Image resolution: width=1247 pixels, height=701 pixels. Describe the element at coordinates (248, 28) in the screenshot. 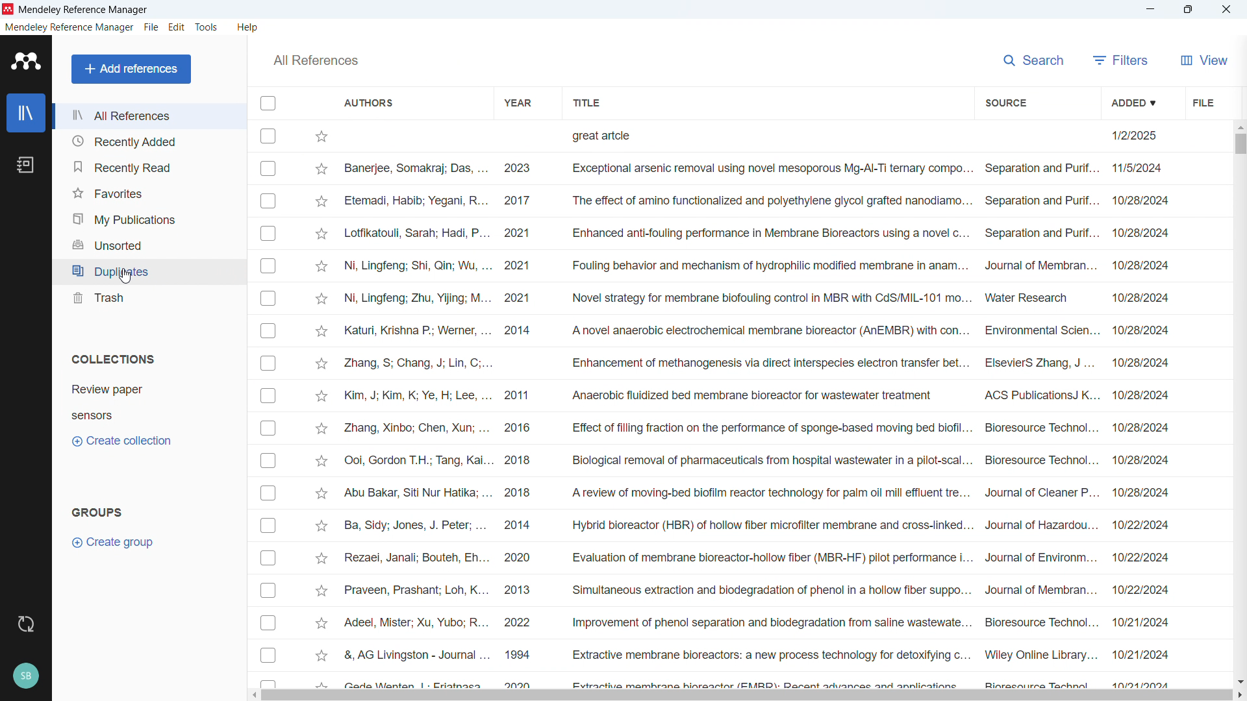

I see `Help ` at that location.